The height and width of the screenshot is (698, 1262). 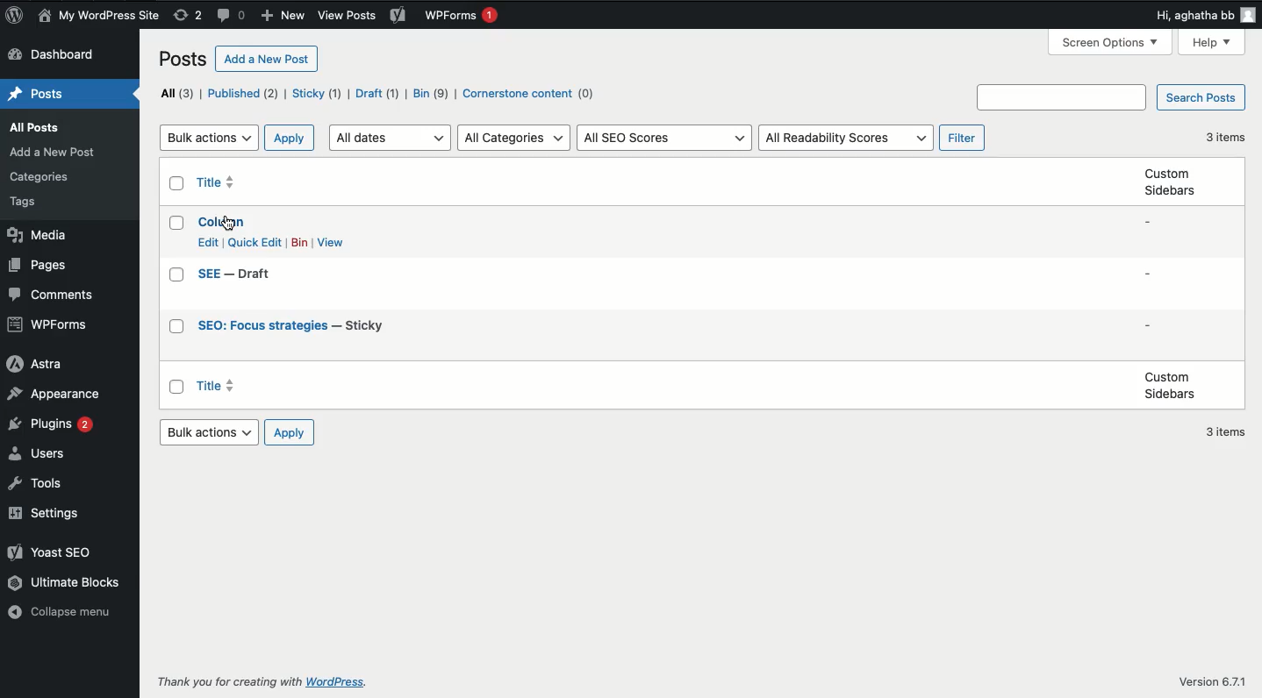 I want to click on All SEO scores, so click(x=665, y=138).